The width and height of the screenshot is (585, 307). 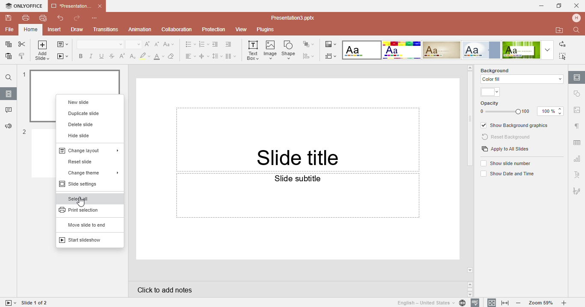 I want to click on Apply to all slides, so click(x=505, y=150).